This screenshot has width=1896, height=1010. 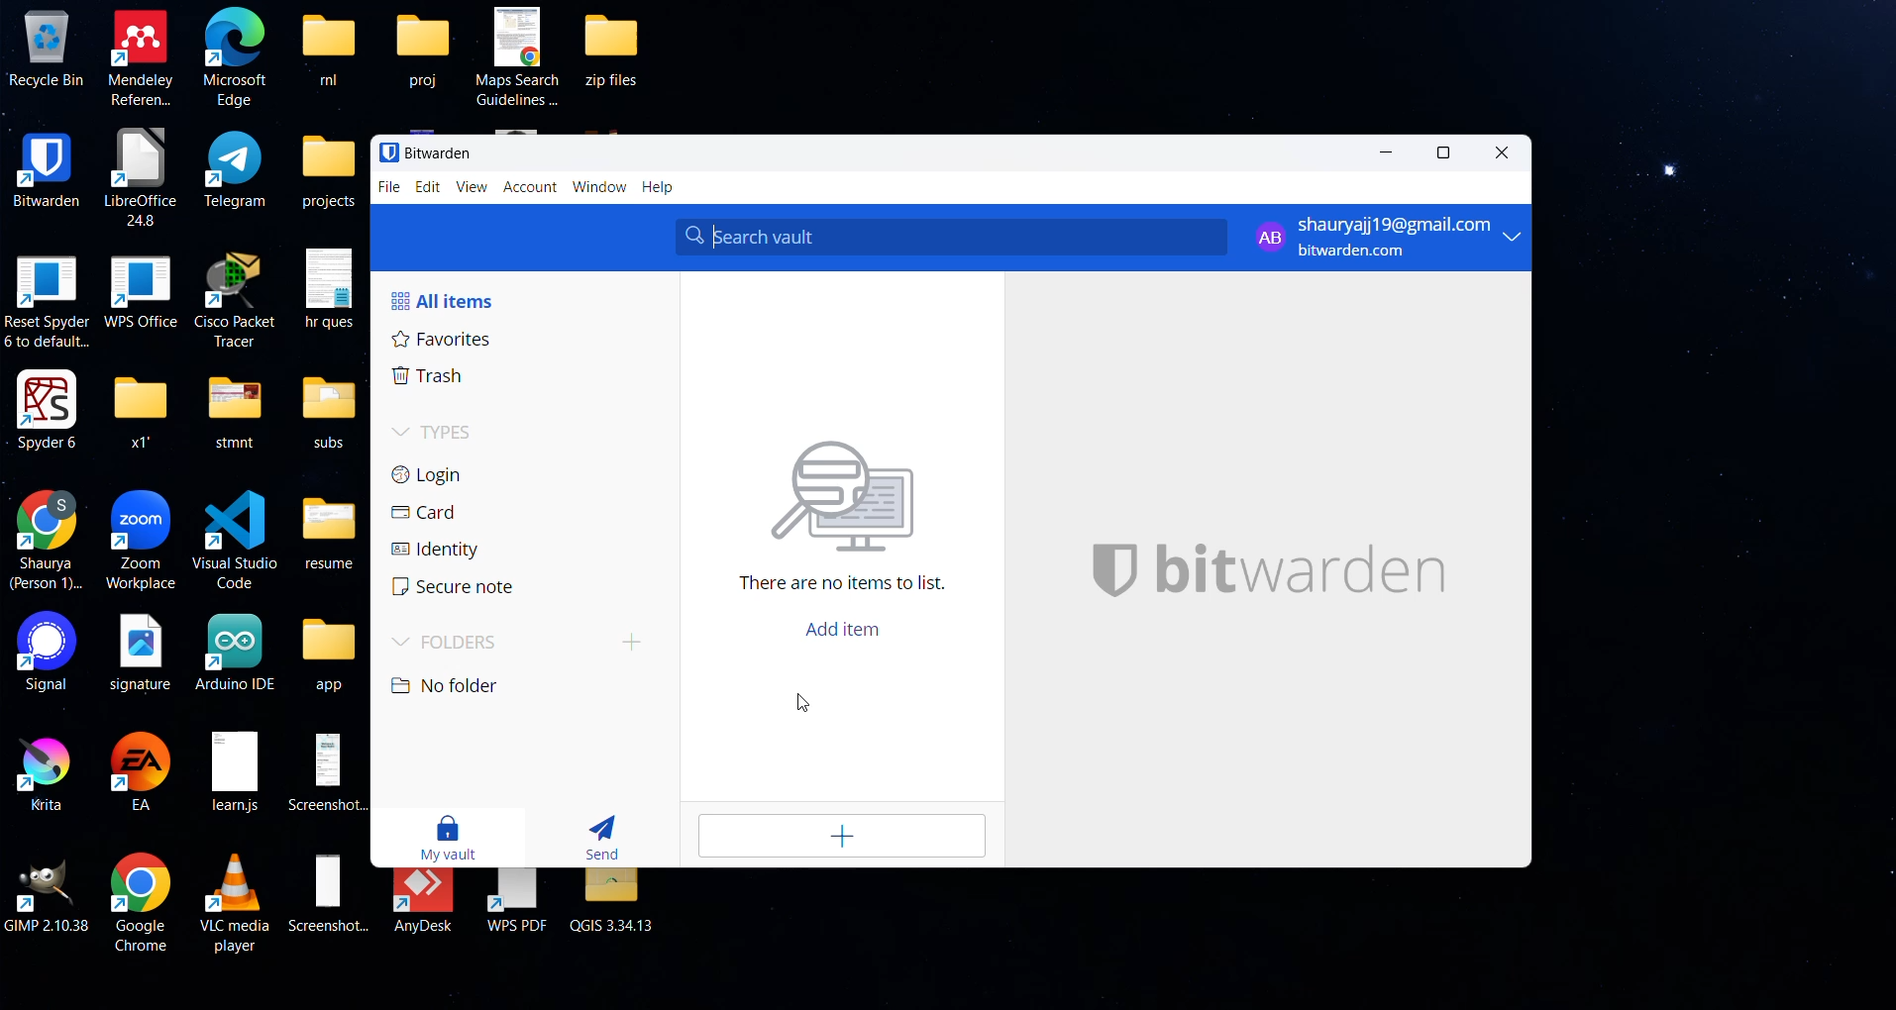 I want to click on GIMP 2.10.38, so click(x=49, y=894).